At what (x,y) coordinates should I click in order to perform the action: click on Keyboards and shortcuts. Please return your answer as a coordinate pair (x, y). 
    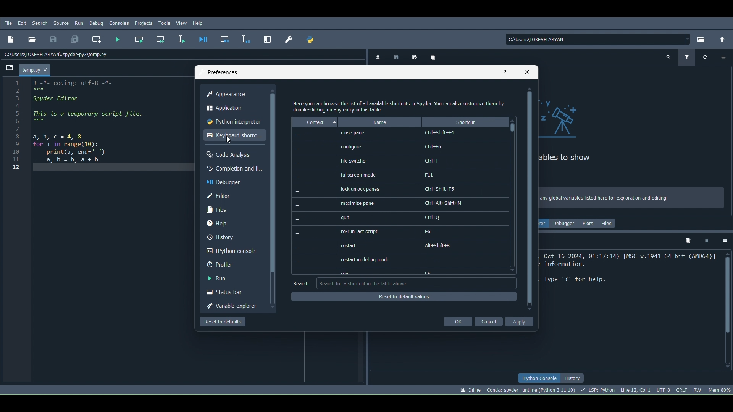
    Looking at the image, I should click on (234, 136).